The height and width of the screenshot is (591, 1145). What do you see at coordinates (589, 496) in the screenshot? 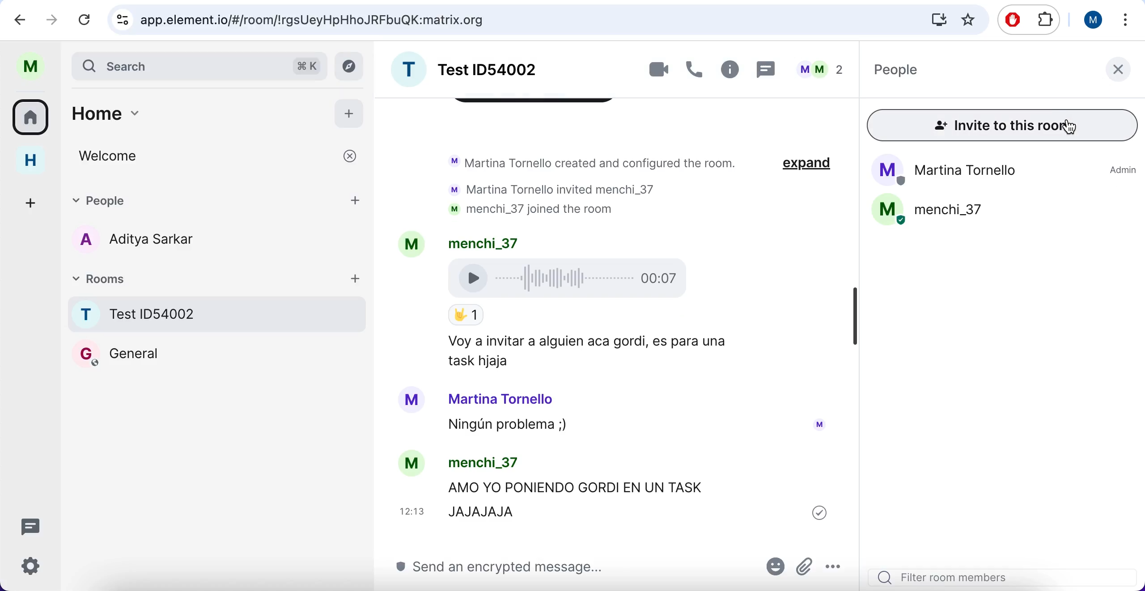
I see `AMO YO PONIENDO GORDI EN UN TASK
JAJAJAJA` at bounding box center [589, 496].